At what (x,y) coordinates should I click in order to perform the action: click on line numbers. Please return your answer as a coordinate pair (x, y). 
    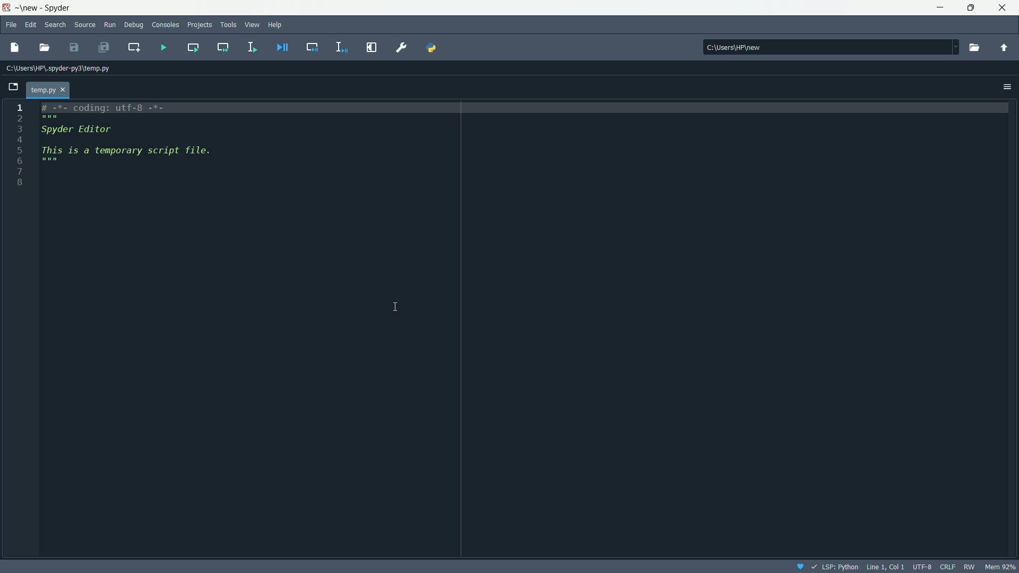
    Looking at the image, I should click on (20, 145).